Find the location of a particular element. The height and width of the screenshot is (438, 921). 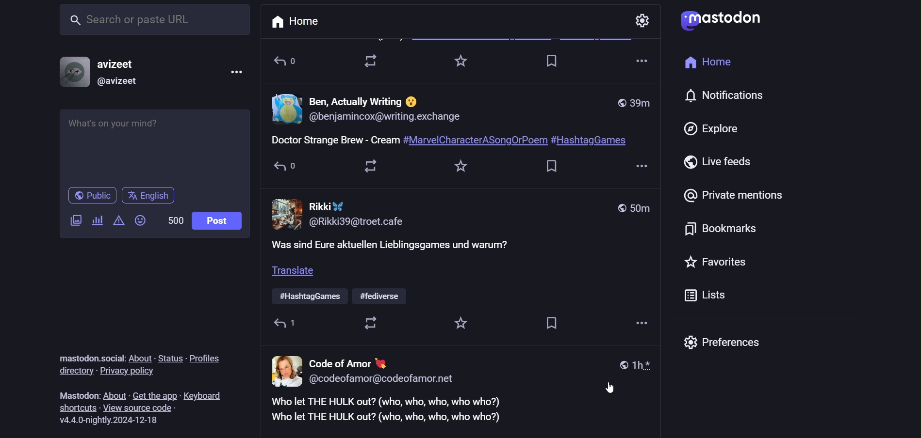

menu is located at coordinates (234, 70).